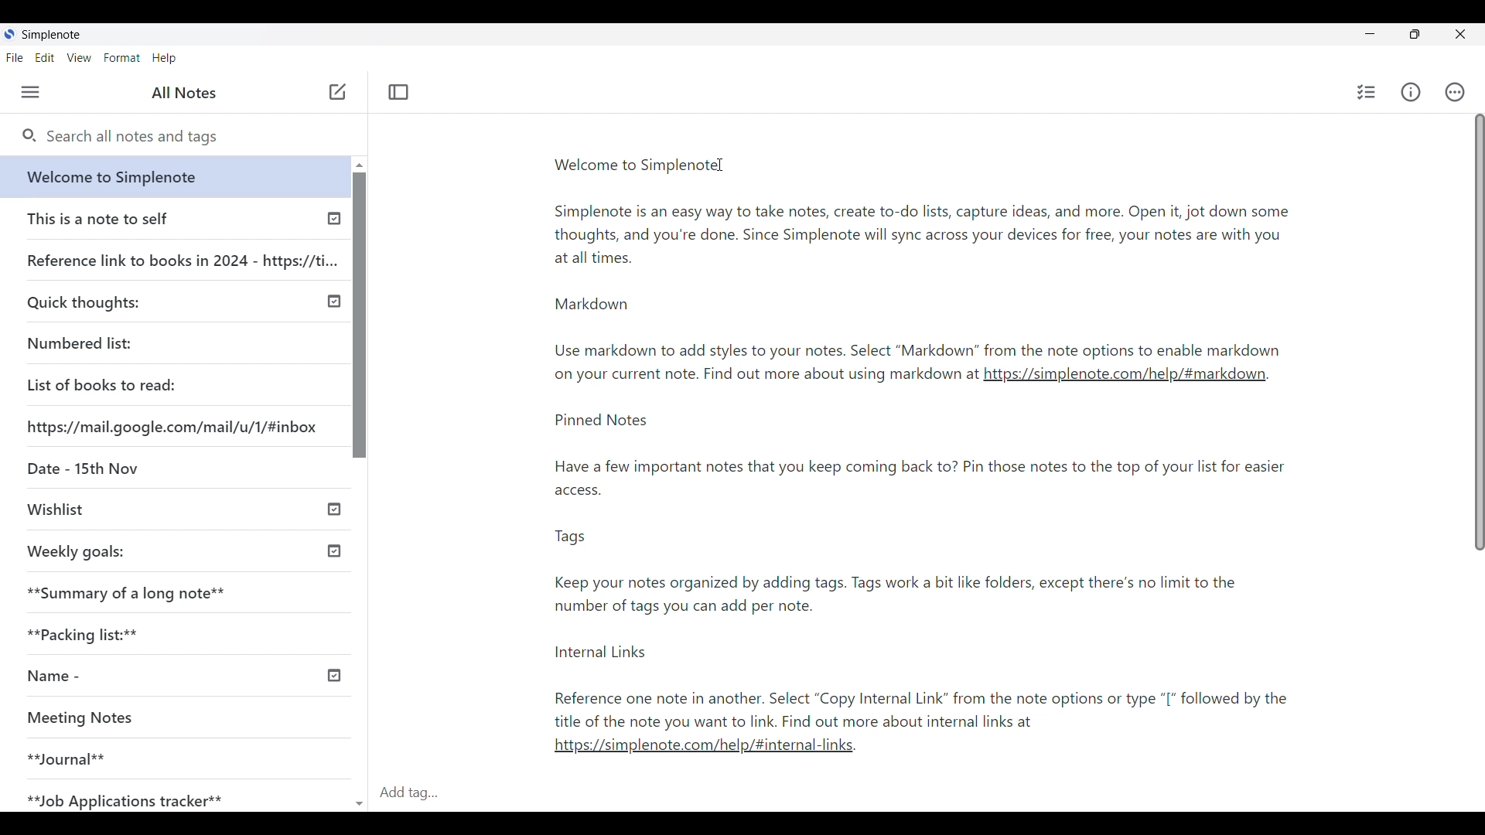  What do you see at coordinates (333, 302) in the screenshot?
I see `Check icon indicates published notes` at bounding box center [333, 302].